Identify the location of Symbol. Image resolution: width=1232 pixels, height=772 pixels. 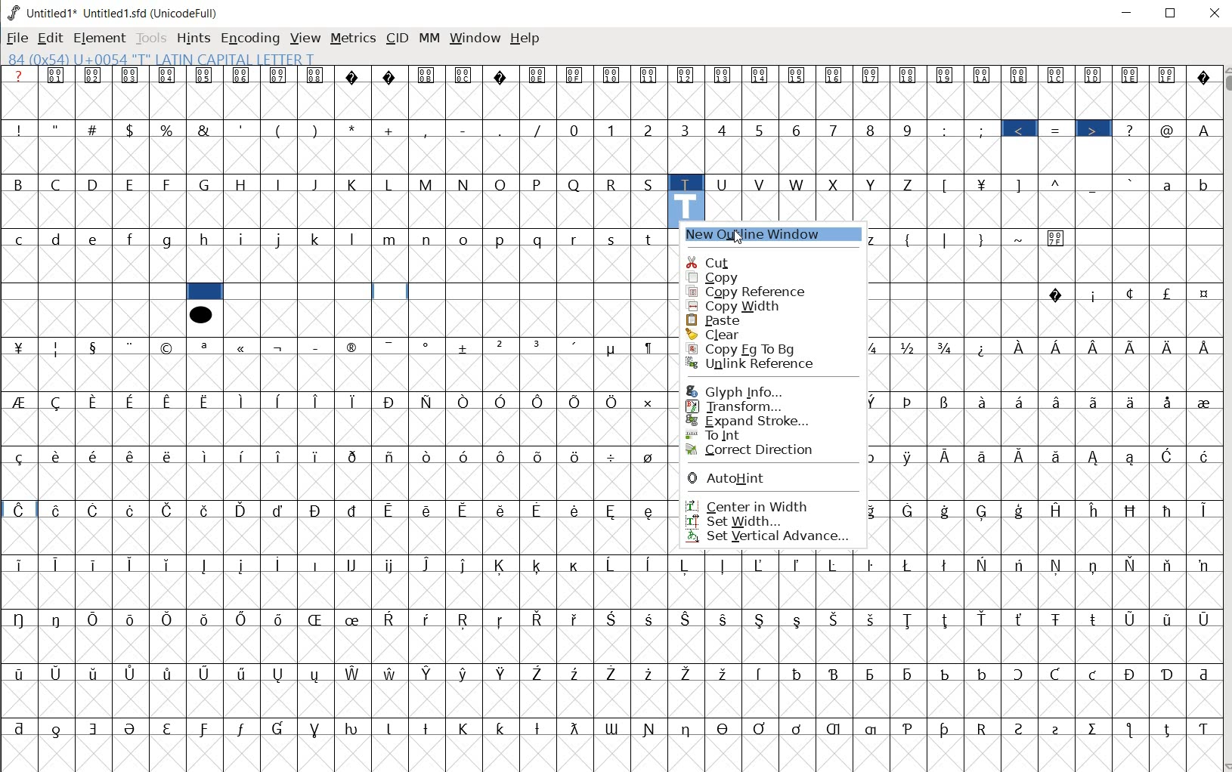
(57, 673).